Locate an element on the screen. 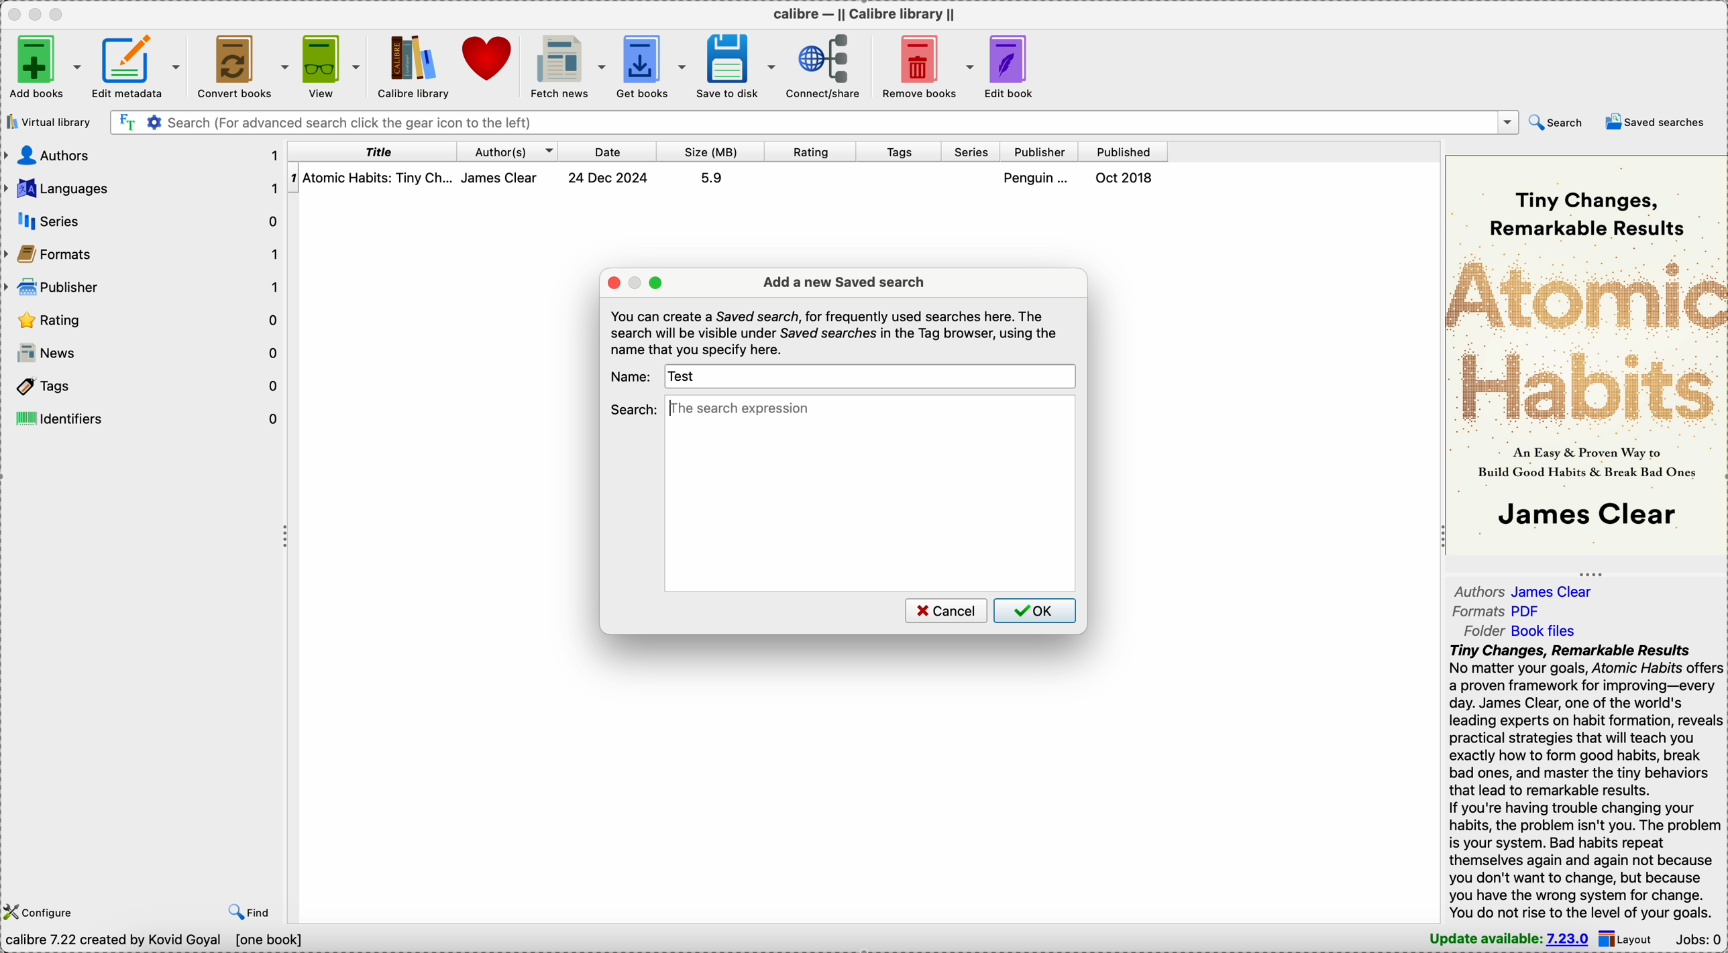 This screenshot has width=1728, height=953. You can create a Saved search, for frequently used searches here. The search will be visible under Saved searches in the Tag browser, using the name that you specify here. is located at coordinates (835, 333).